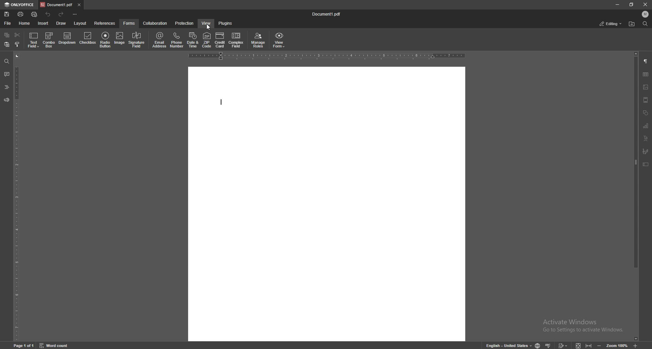  Describe the element at coordinates (279, 40) in the screenshot. I see `view form` at that location.